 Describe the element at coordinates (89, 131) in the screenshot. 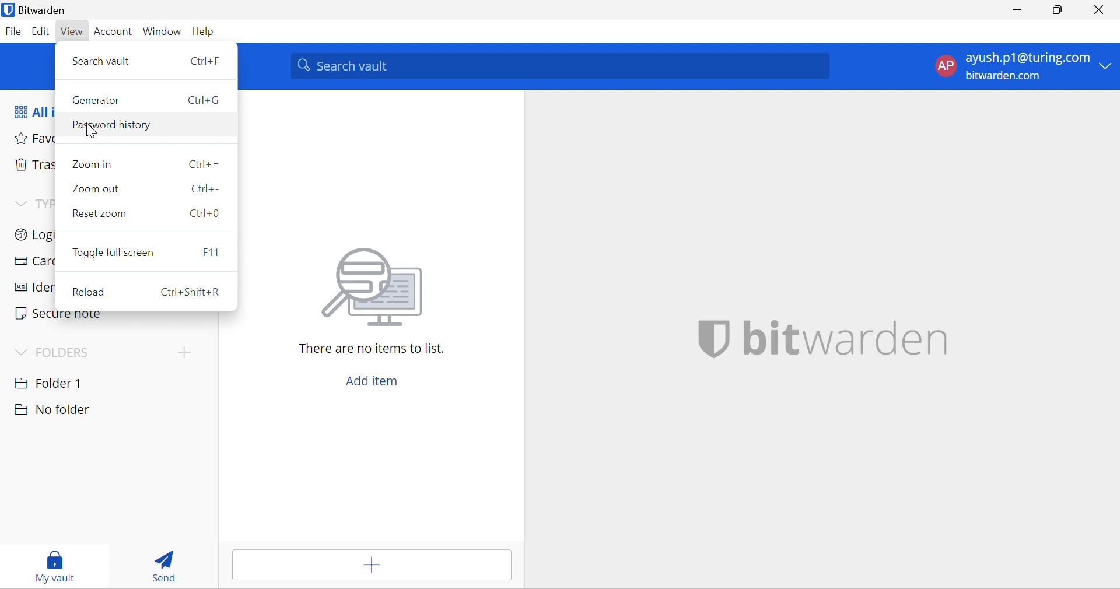

I see `cursor` at that location.